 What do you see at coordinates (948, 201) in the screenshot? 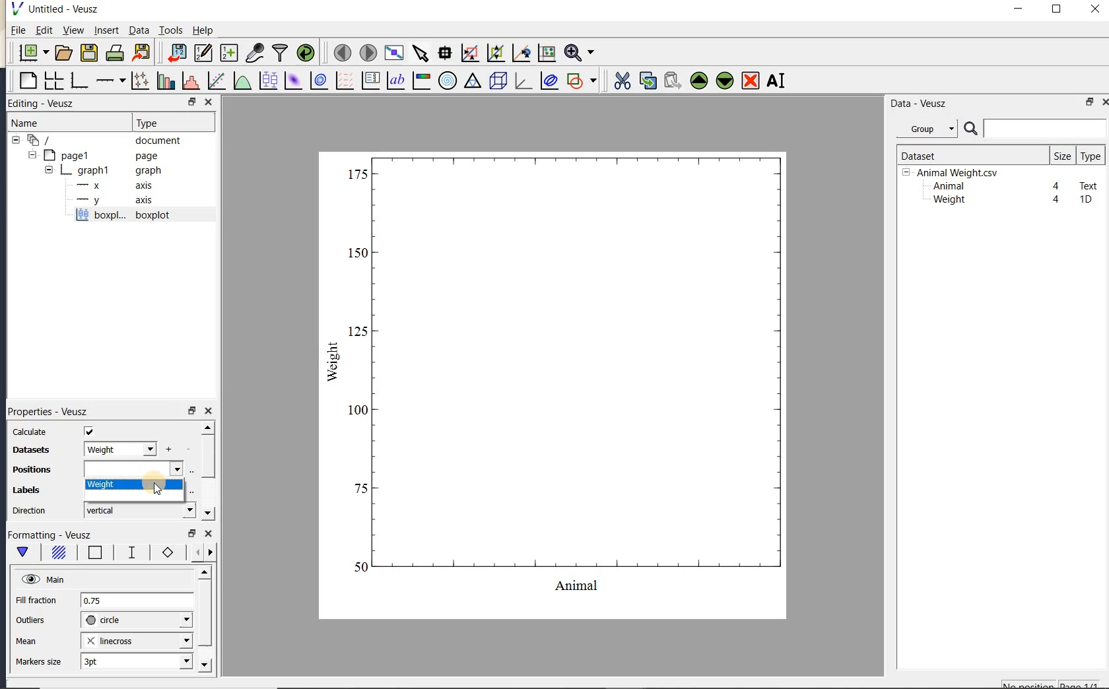
I see `Weight` at bounding box center [948, 201].